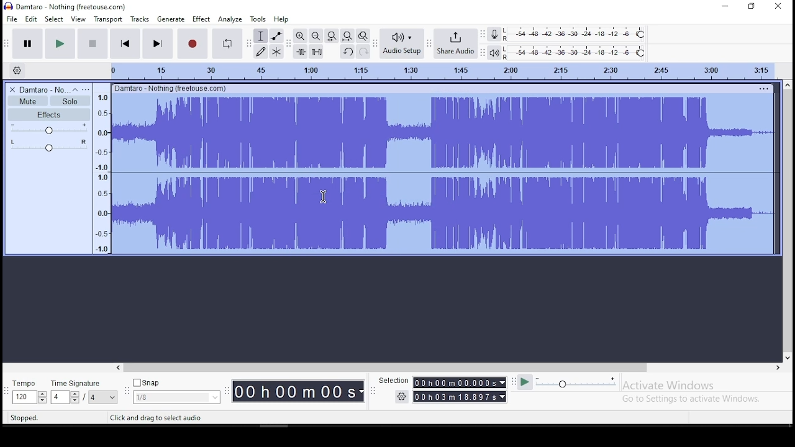 Image resolution: width=795 pixels, height=447 pixels. What do you see at coordinates (157, 43) in the screenshot?
I see `skip to end` at bounding box center [157, 43].